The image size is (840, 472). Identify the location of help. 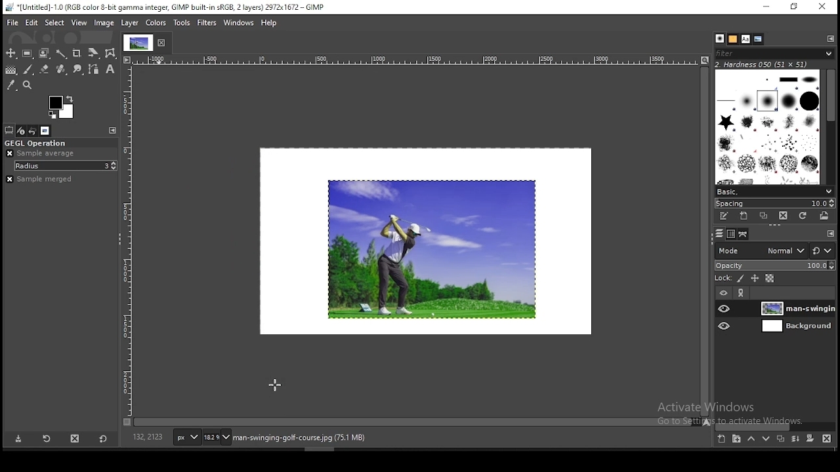
(270, 22).